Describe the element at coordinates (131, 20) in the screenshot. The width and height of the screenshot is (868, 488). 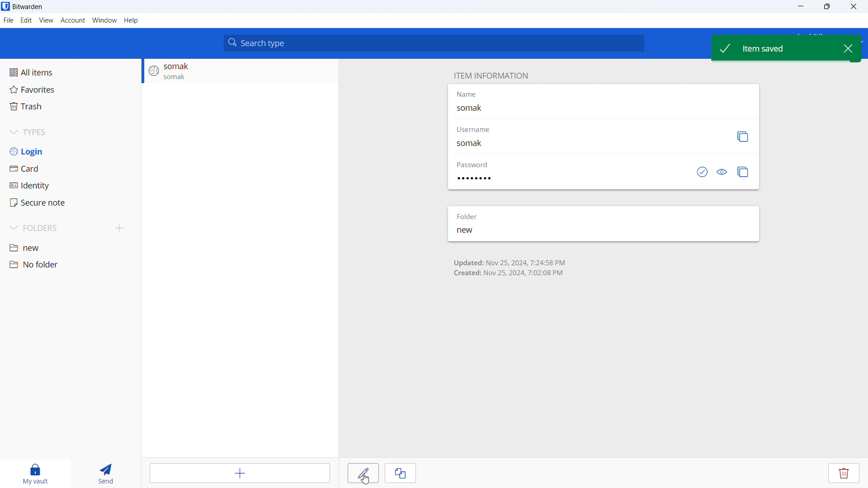
I see `help` at that location.